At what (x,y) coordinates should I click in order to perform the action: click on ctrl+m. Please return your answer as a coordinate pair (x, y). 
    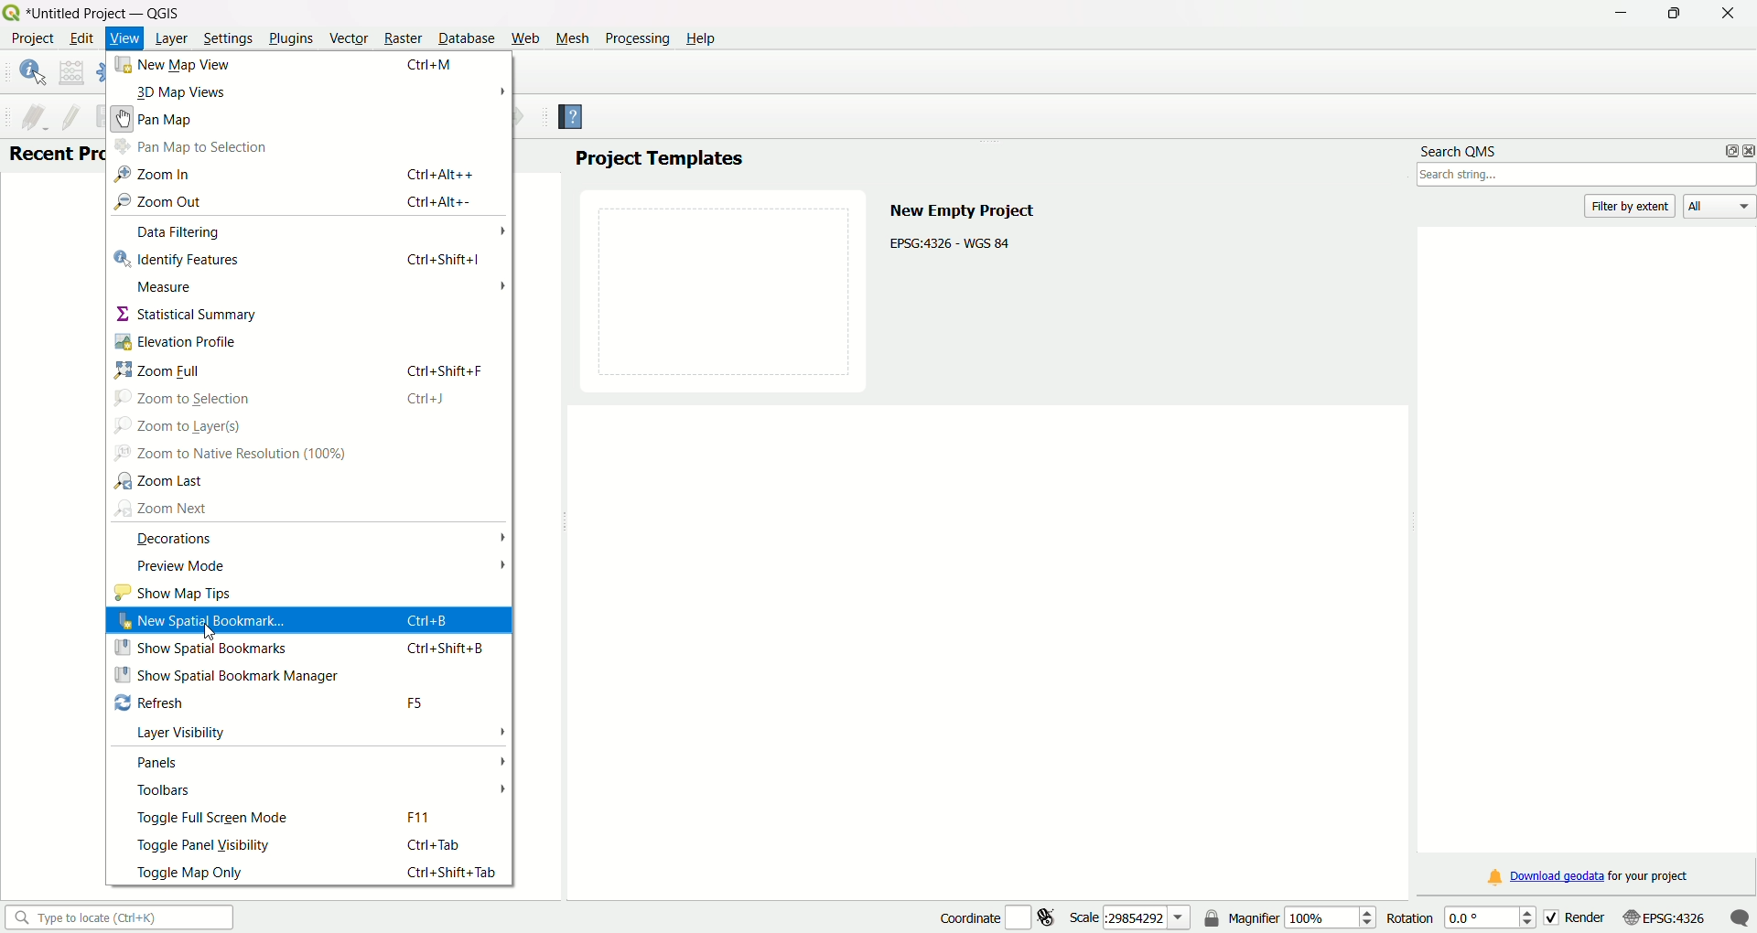
    Looking at the image, I should click on (433, 62).